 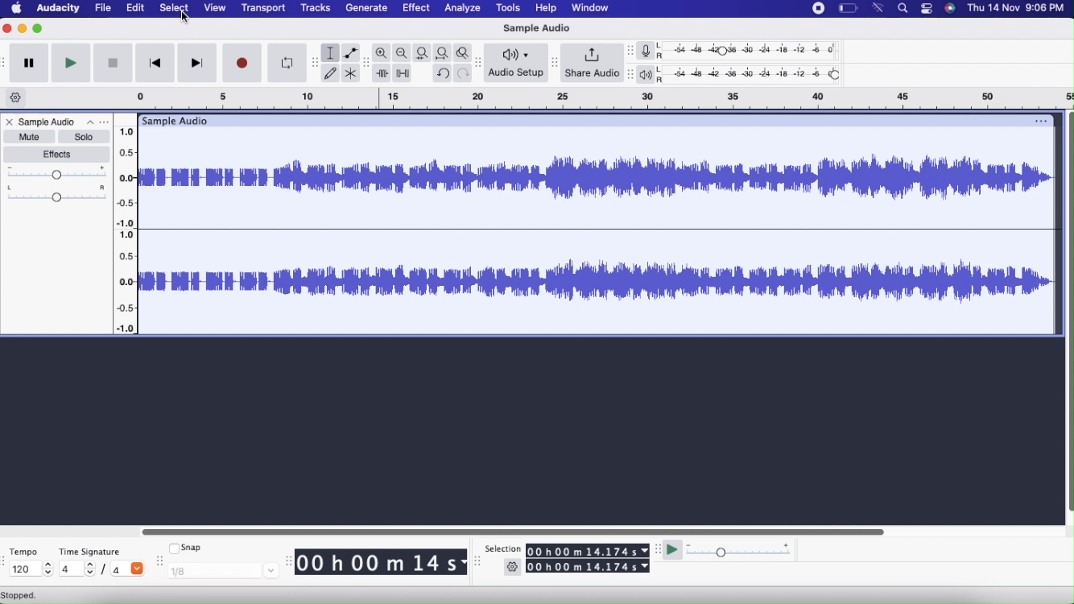 What do you see at coordinates (18, 97) in the screenshot?
I see `Timeline options` at bounding box center [18, 97].